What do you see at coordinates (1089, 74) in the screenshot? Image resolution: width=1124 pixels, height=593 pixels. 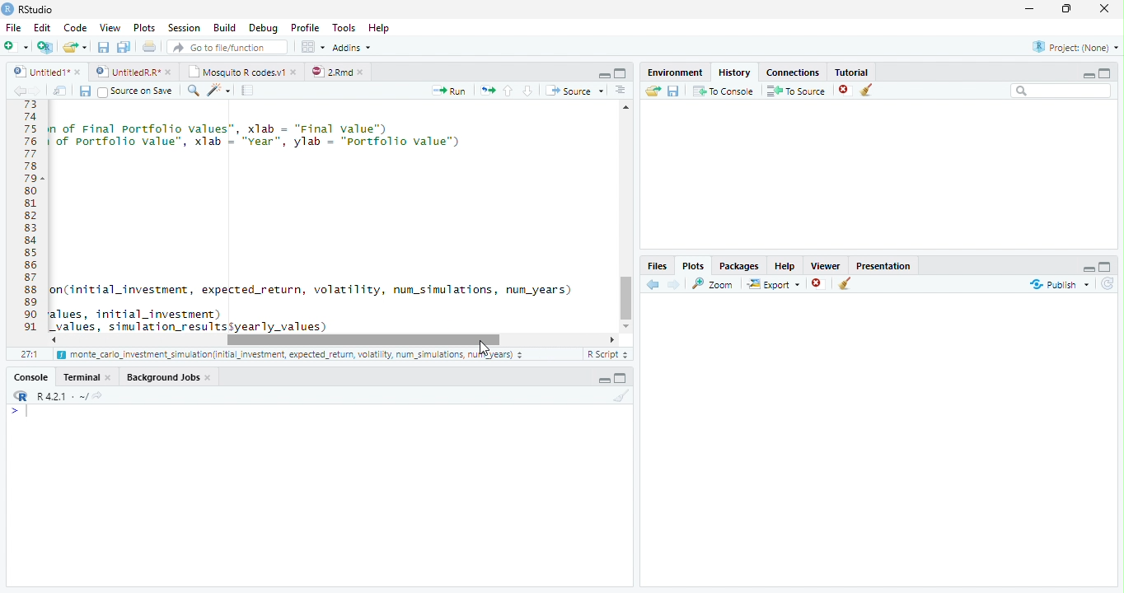 I see `Hide` at bounding box center [1089, 74].